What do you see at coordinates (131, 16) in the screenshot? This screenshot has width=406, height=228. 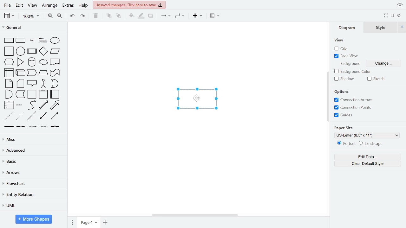 I see `fill color` at bounding box center [131, 16].